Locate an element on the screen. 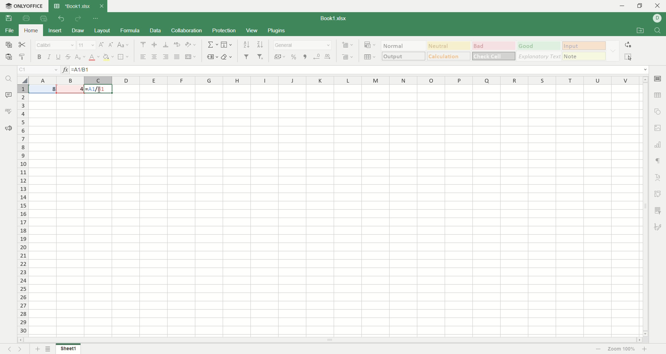 This screenshot has height=354, width=666. table is located at coordinates (369, 57).